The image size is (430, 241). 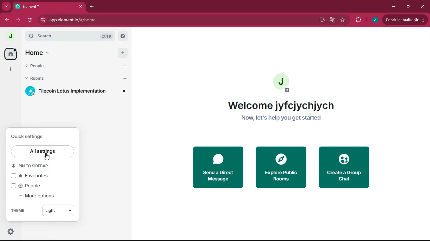 What do you see at coordinates (321, 20) in the screenshot?
I see `desktop` at bounding box center [321, 20].